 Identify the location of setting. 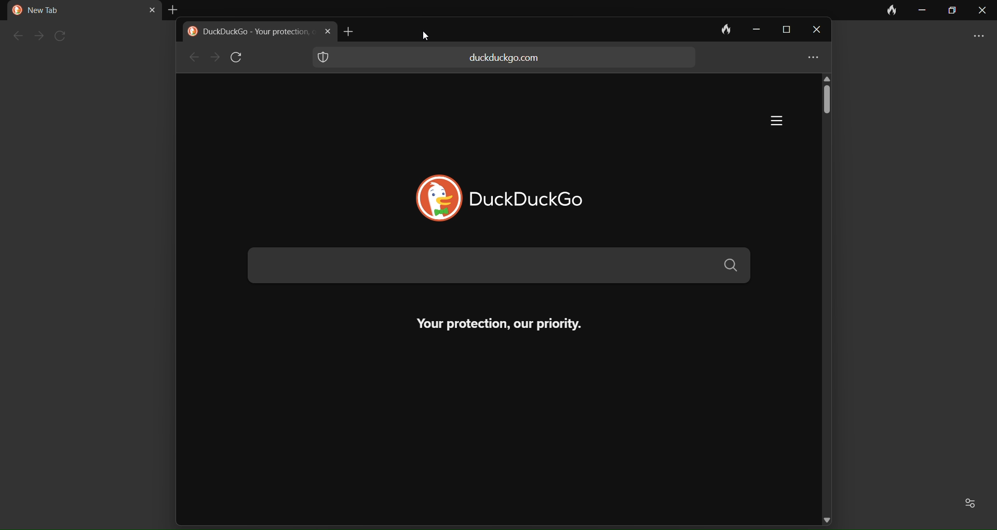
(973, 503).